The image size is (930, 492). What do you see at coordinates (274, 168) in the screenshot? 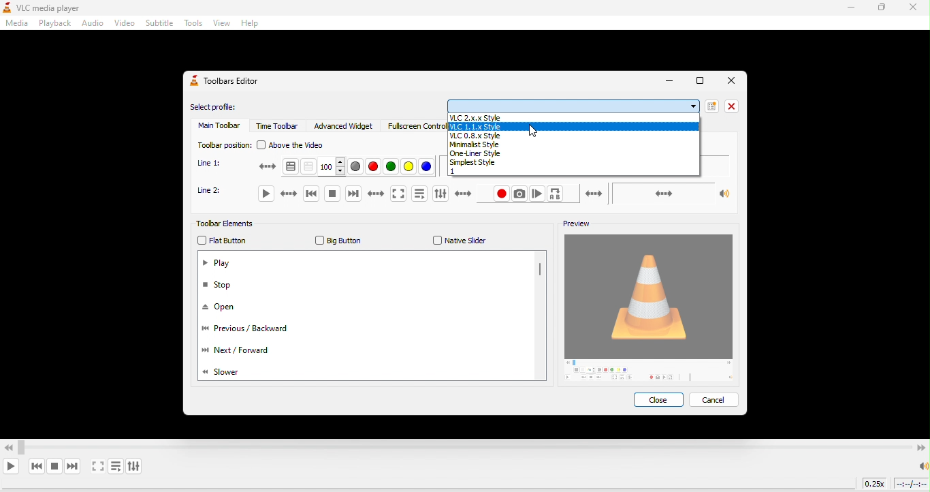
I see `teletext activation` at bounding box center [274, 168].